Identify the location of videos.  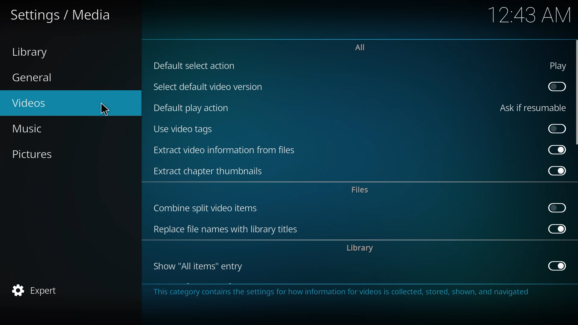
(38, 104).